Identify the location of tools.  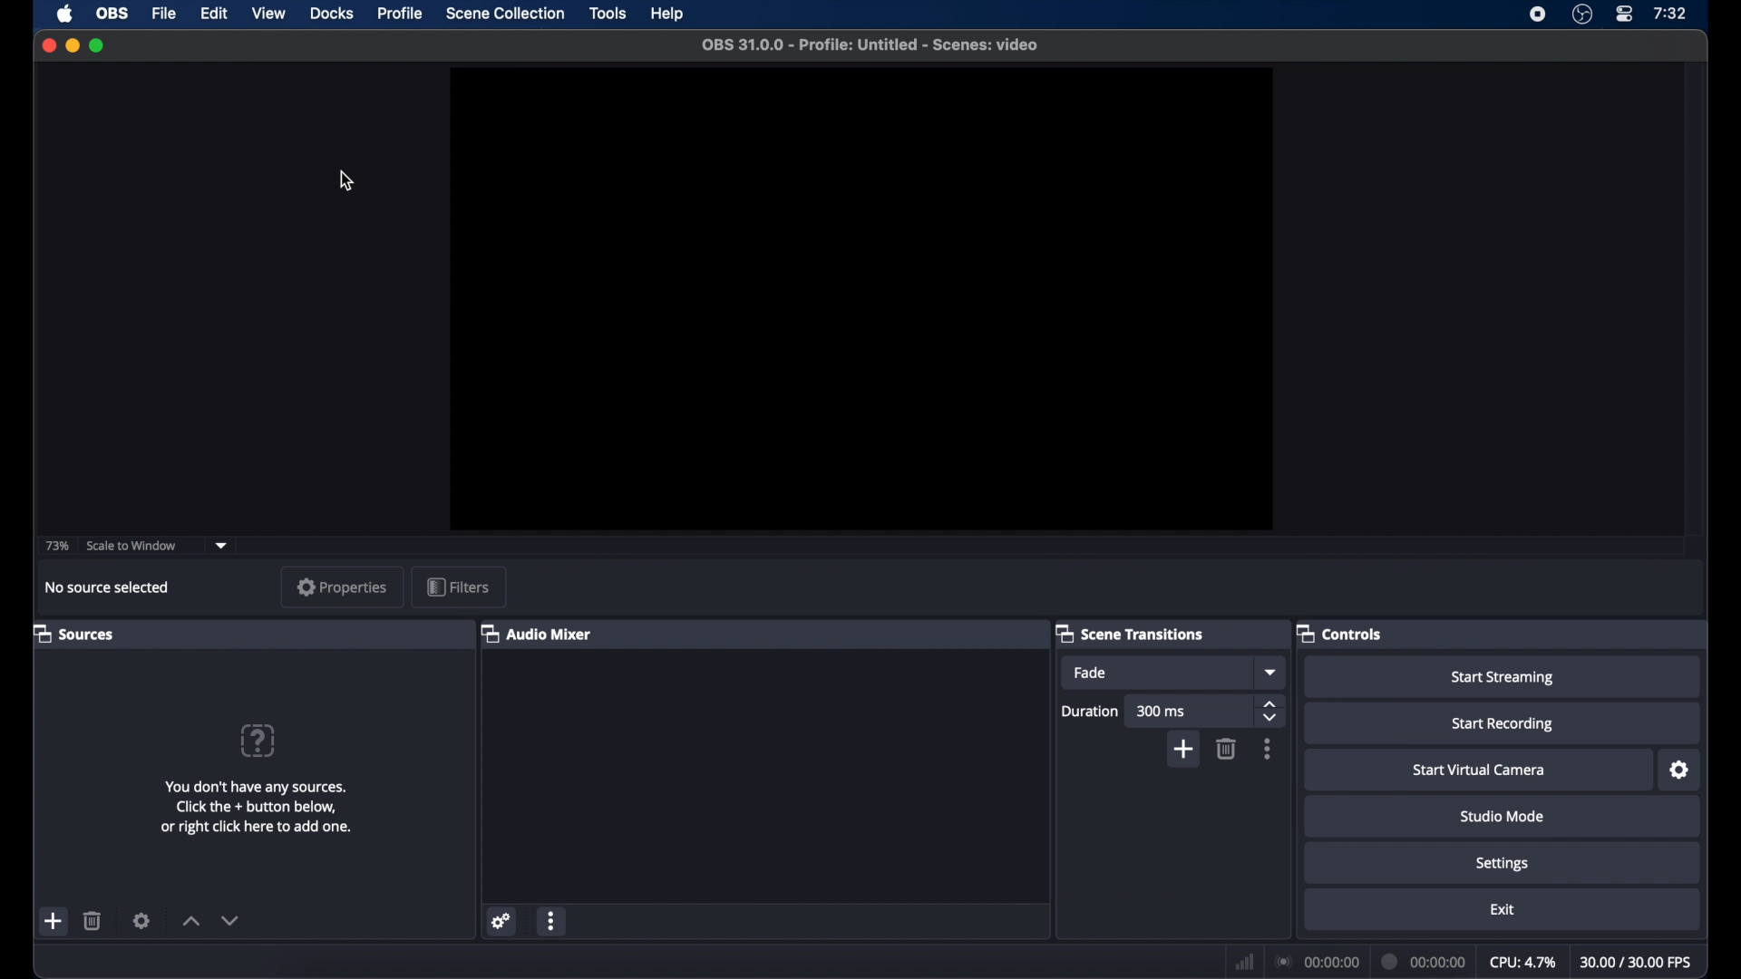
(608, 14).